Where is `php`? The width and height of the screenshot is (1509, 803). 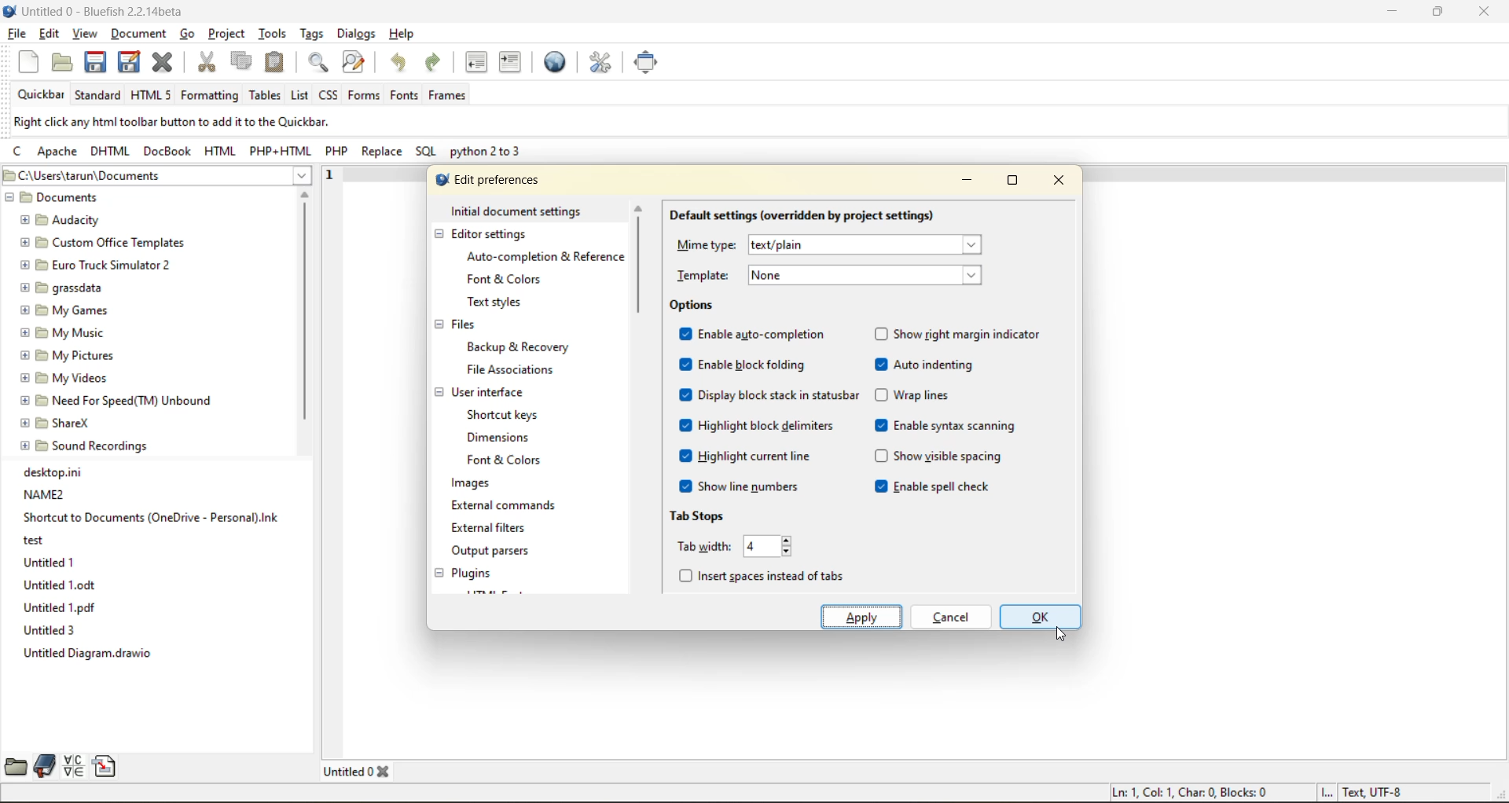
php is located at coordinates (337, 152).